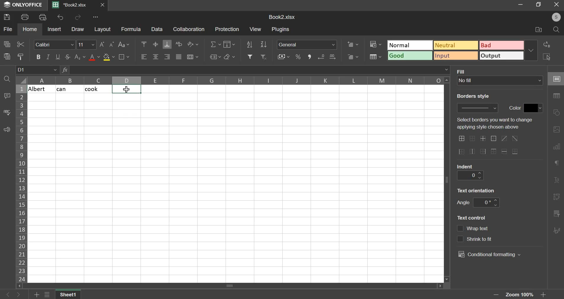 This screenshot has height=299, width=564. What do you see at coordinates (500, 81) in the screenshot?
I see `fill type` at bounding box center [500, 81].